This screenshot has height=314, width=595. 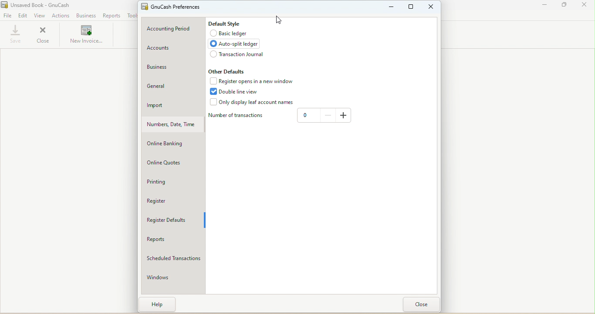 I want to click on Cursor, so click(x=277, y=20).